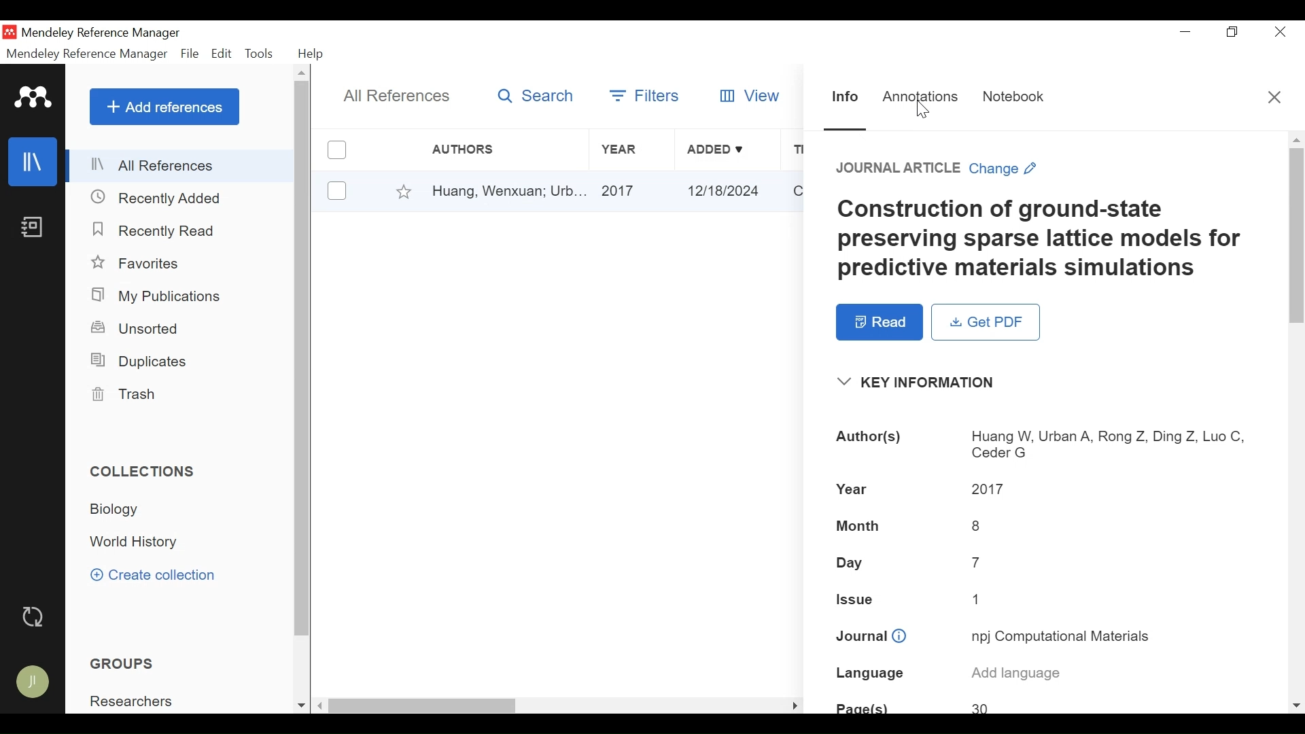 The height and width of the screenshot is (734, 1305). Describe the element at coordinates (141, 360) in the screenshot. I see `Duplicates` at that location.